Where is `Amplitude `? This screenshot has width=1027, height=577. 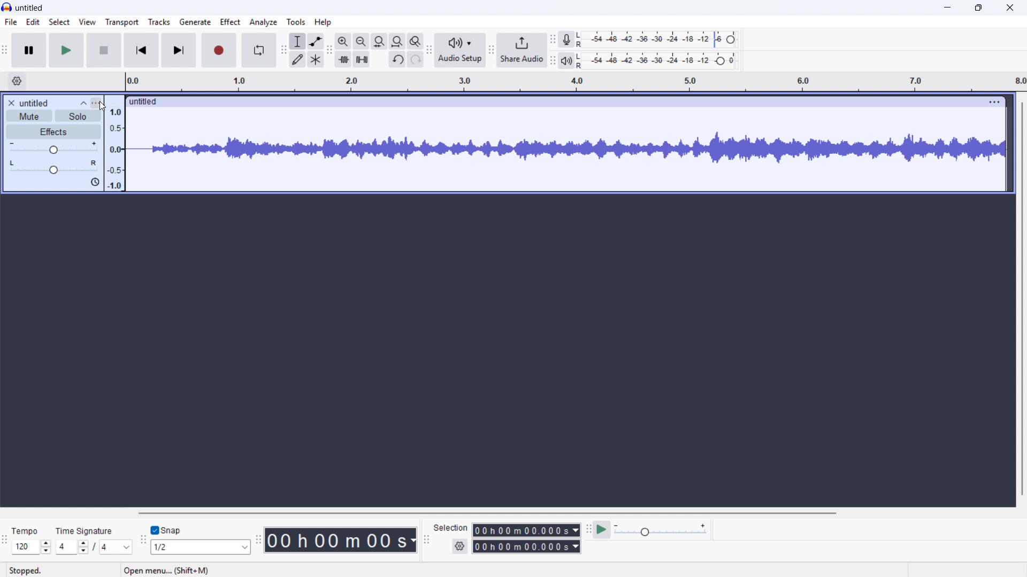
Amplitude  is located at coordinates (113, 143).